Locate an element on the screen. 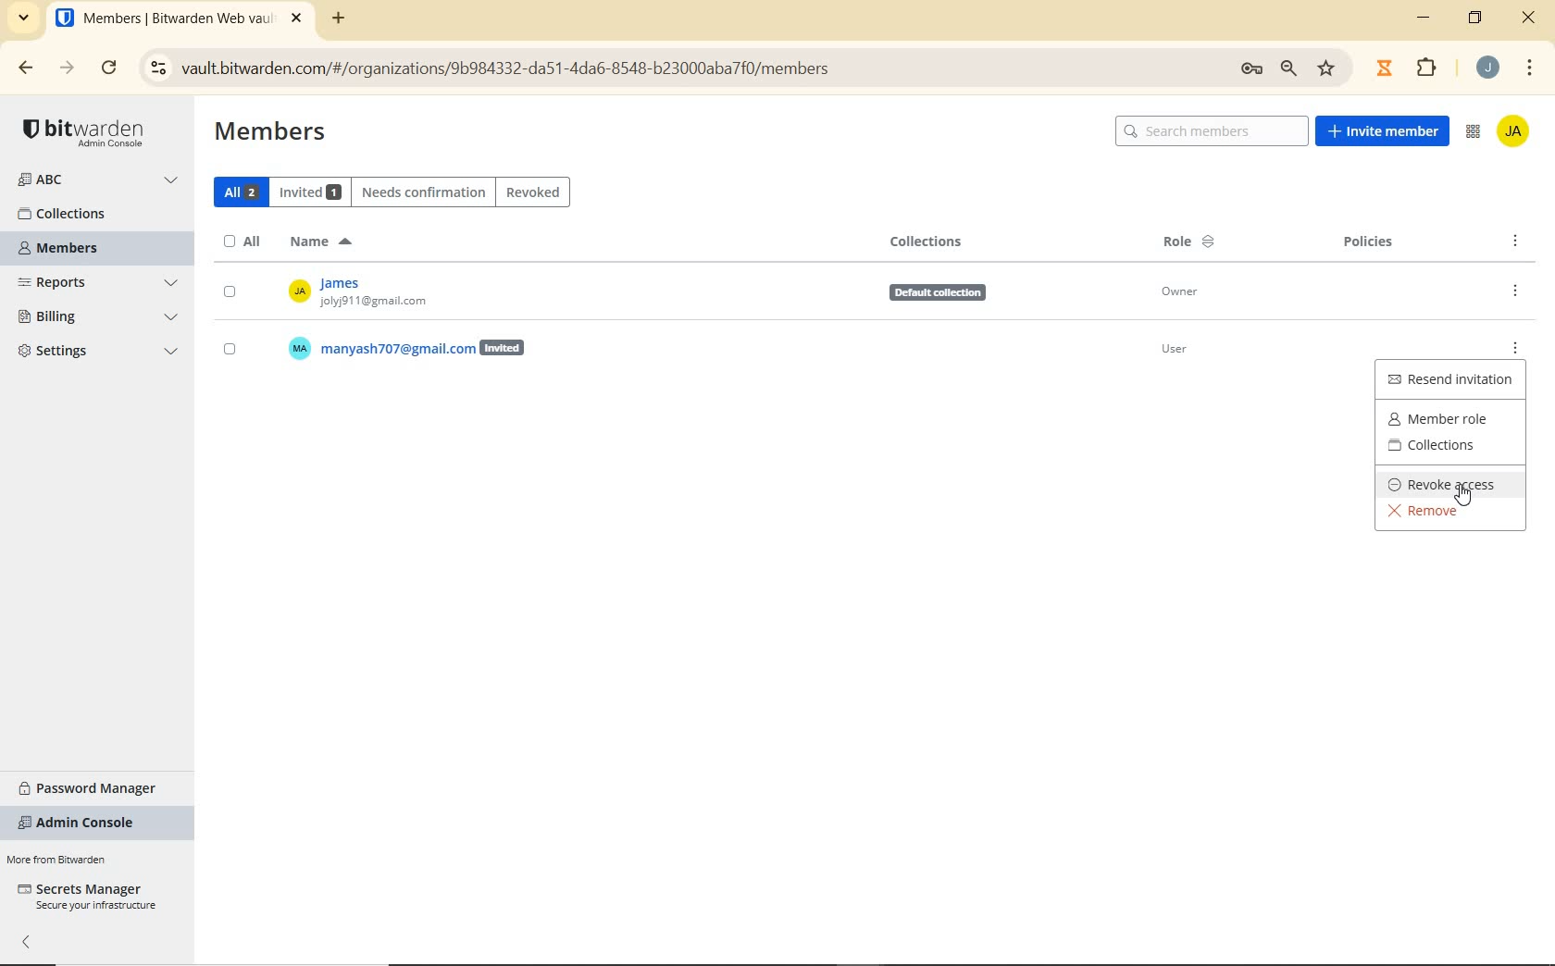  PASSWORD MANAGER is located at coordinates (95, 786).